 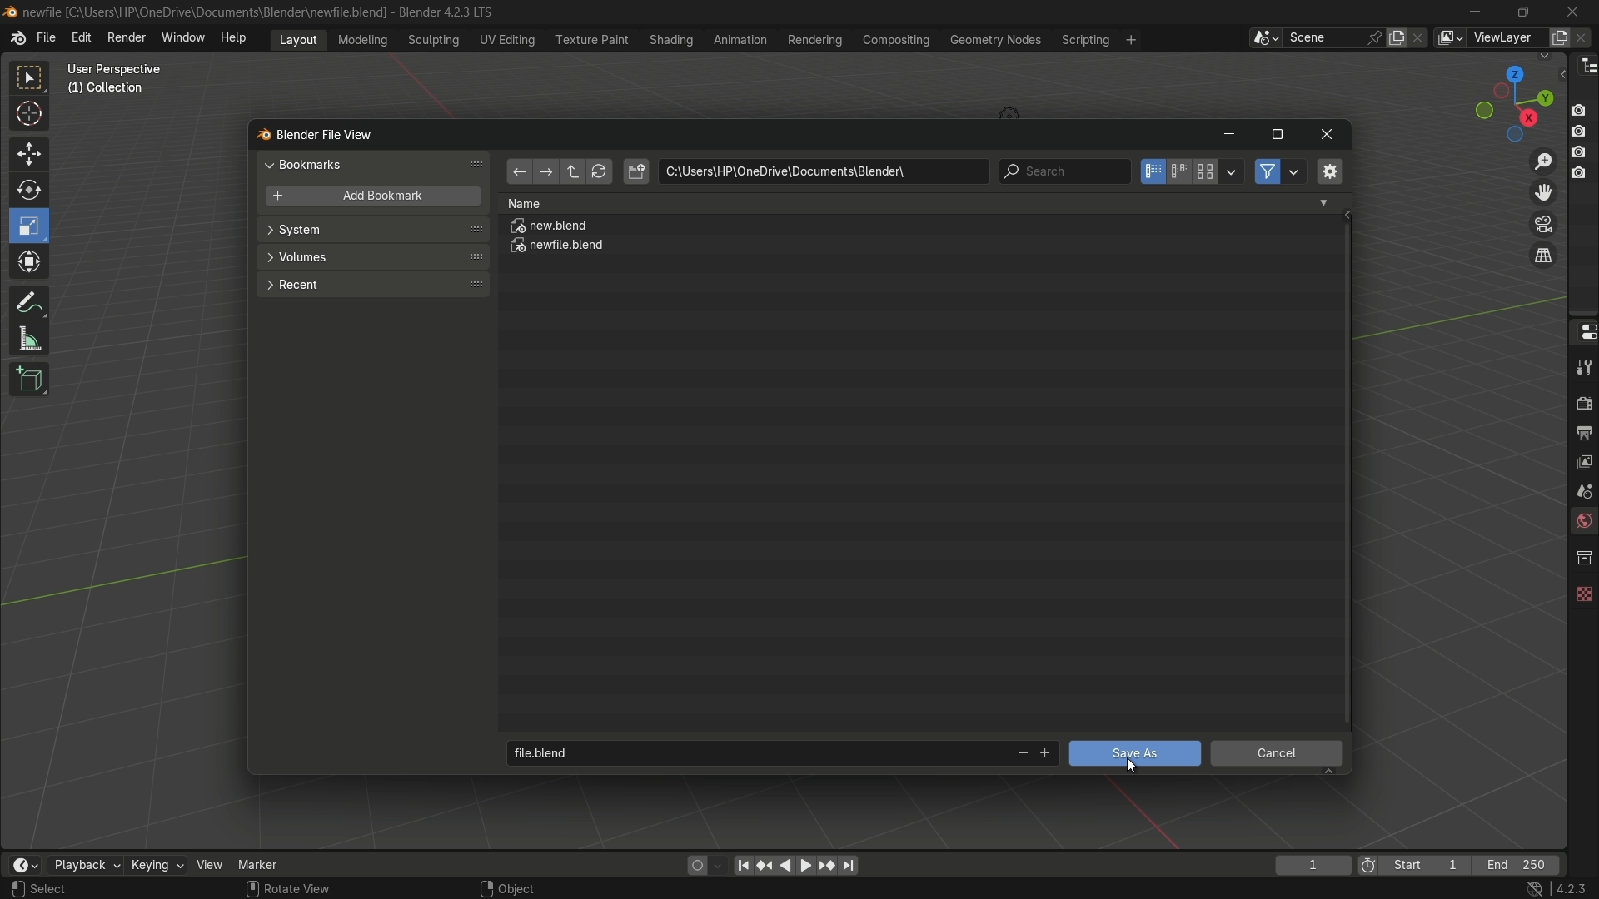 What do you see at coordinates (1400, 37) in the screenshot?
I see `new scene` at bounding box center [1400, 37].